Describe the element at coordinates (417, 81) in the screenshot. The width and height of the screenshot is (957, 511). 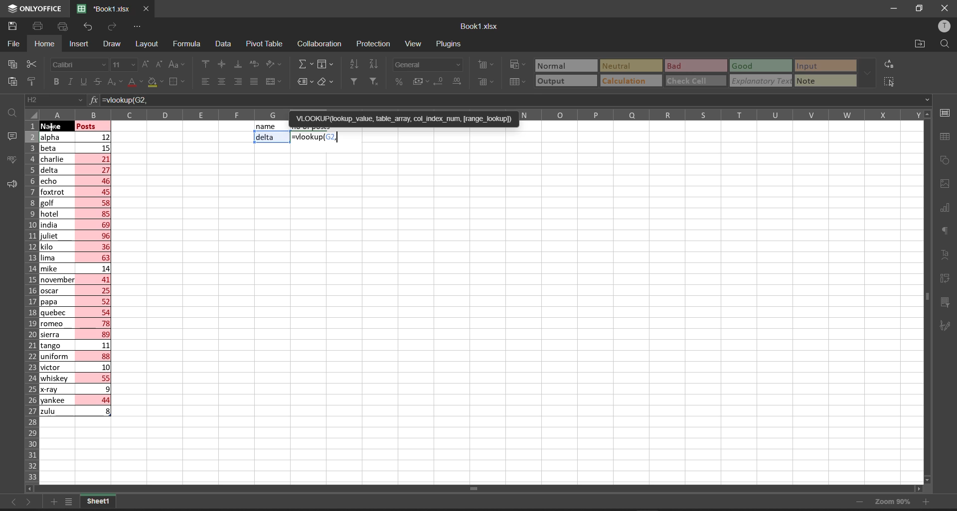
I see `accounting style` at that location.